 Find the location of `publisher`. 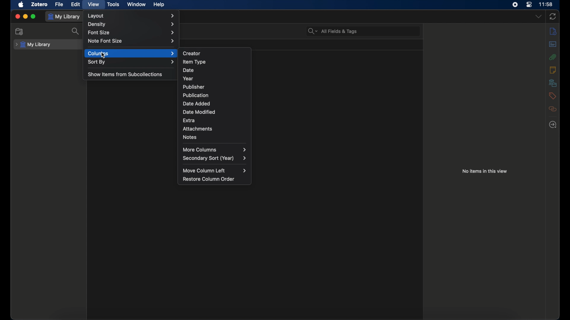

publisher is located at coordinates (194, 87).